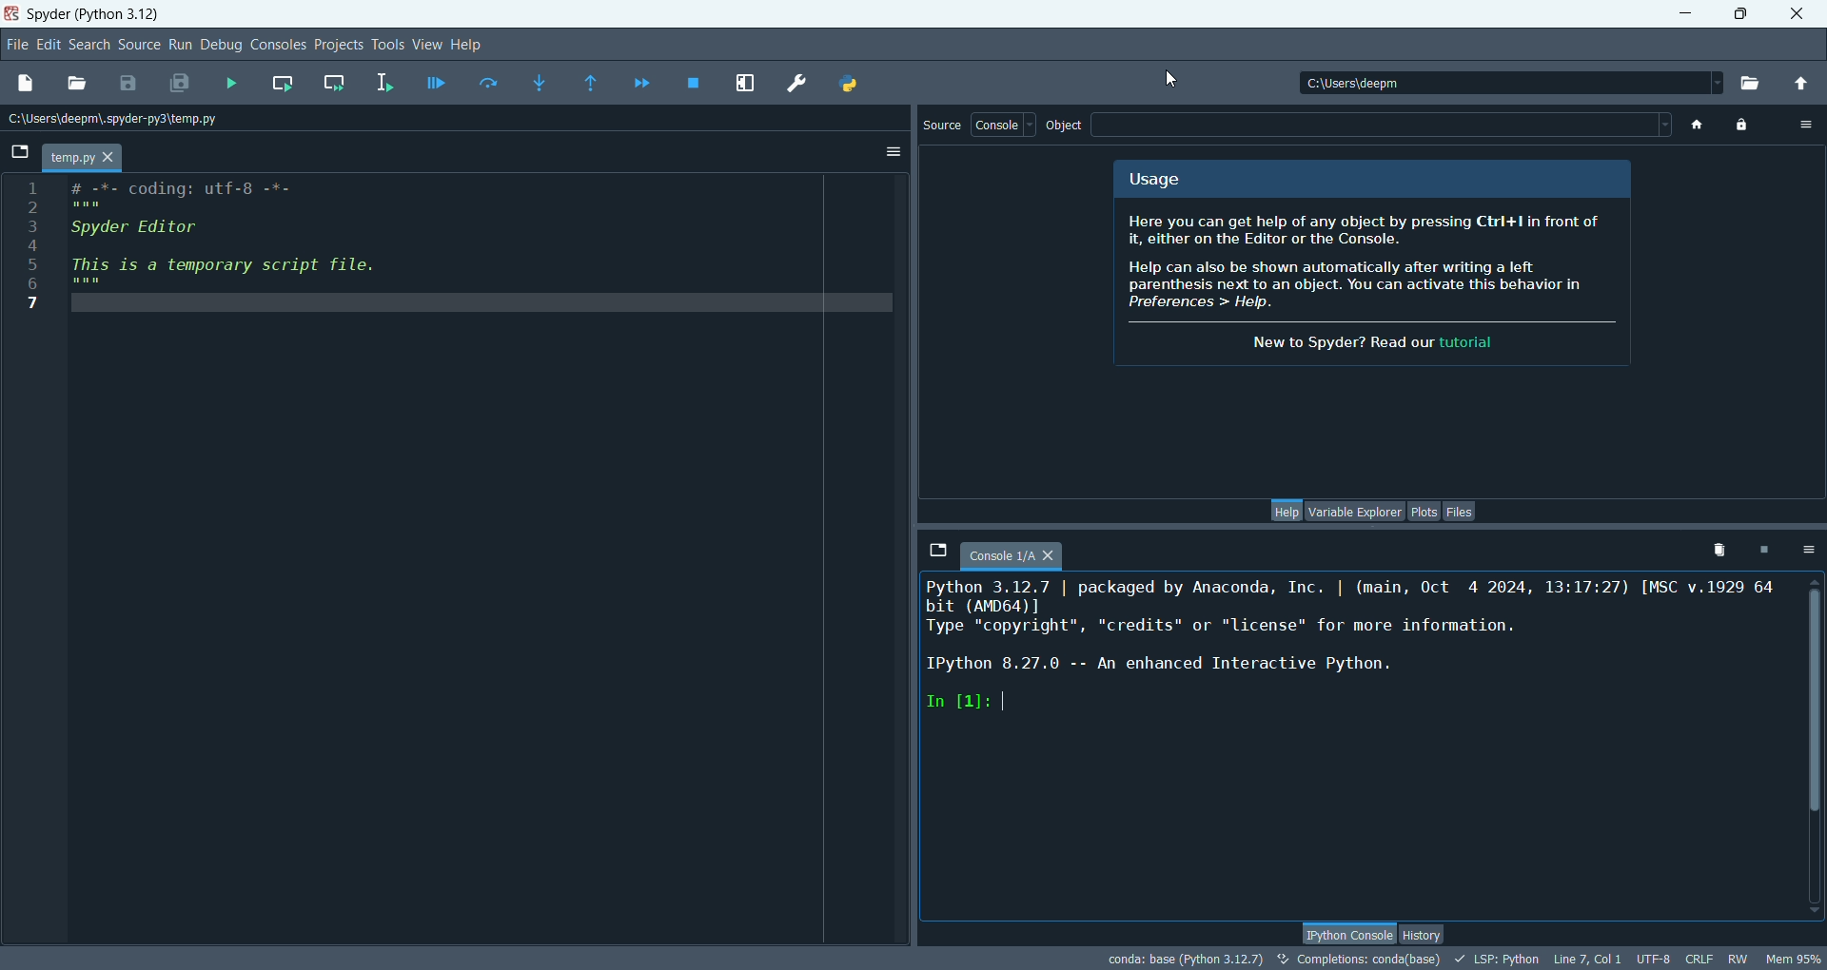 The width and height of the screenshot is (1827, 970). What do you see at coordinates (1803, 125) in the screenshot?
I see `options` at bounding box center [1803, 125].